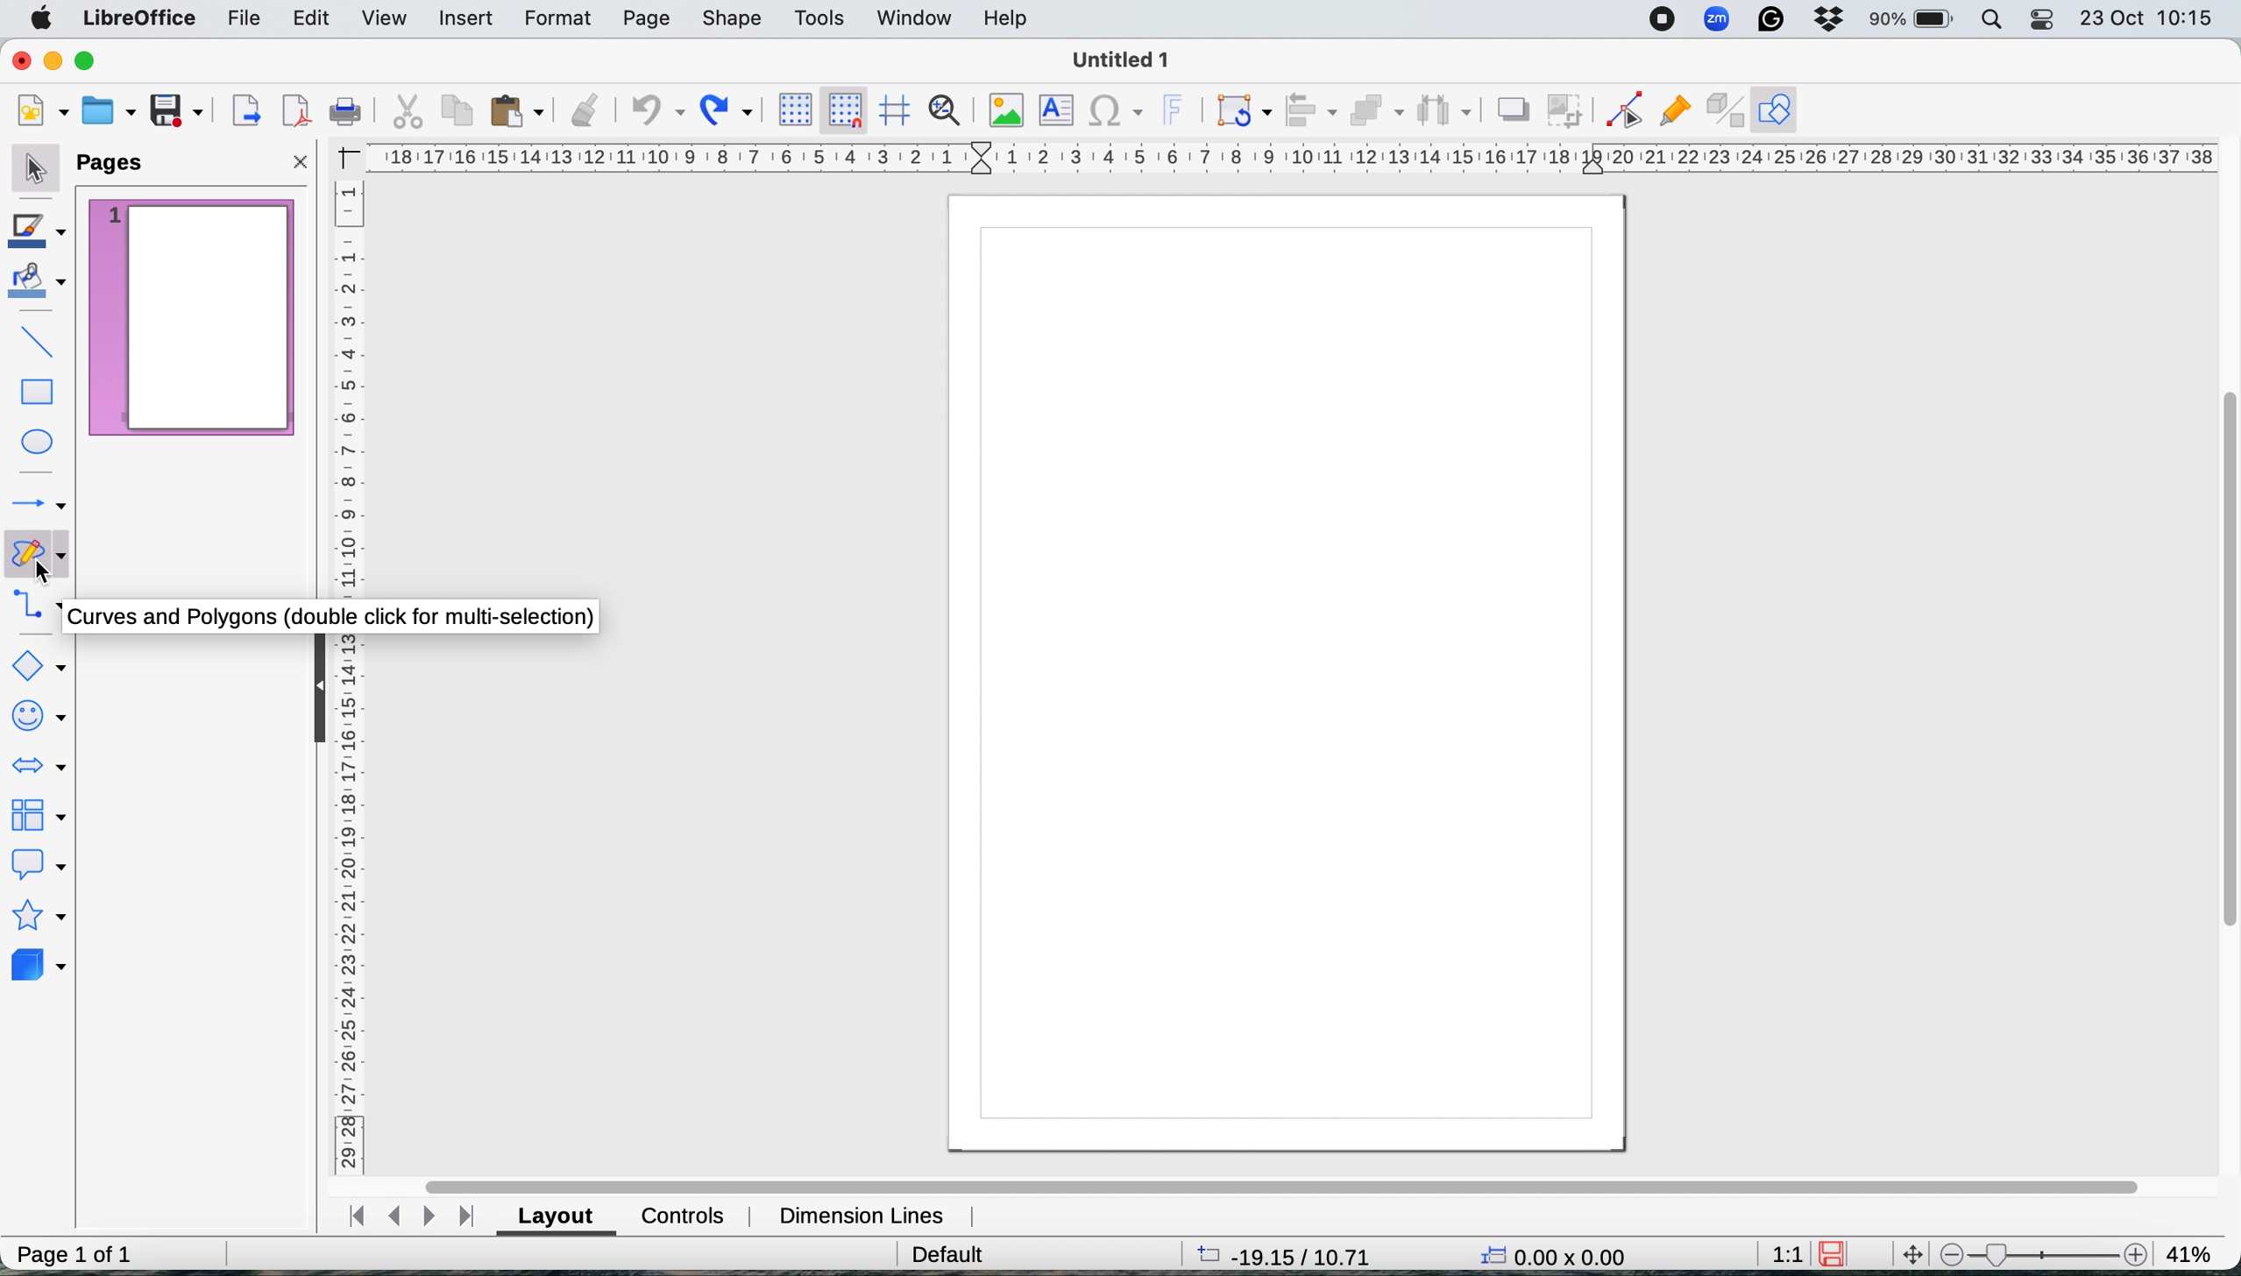  I want to click on close, so click(22, 60).